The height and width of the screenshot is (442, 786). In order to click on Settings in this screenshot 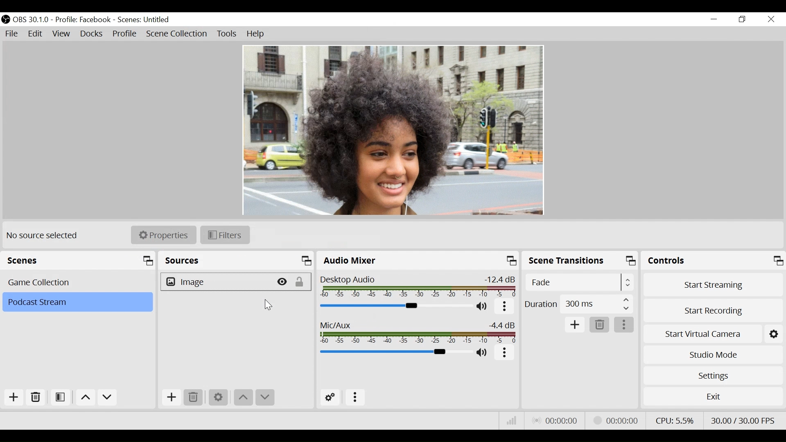, I will do `click(219, 398)`.